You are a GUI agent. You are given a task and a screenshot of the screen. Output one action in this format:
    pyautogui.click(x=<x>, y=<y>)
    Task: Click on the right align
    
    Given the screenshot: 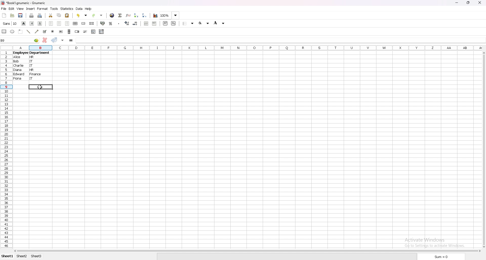 What is the action you would take?
    pyautogui.click(x=67, y=24)
    